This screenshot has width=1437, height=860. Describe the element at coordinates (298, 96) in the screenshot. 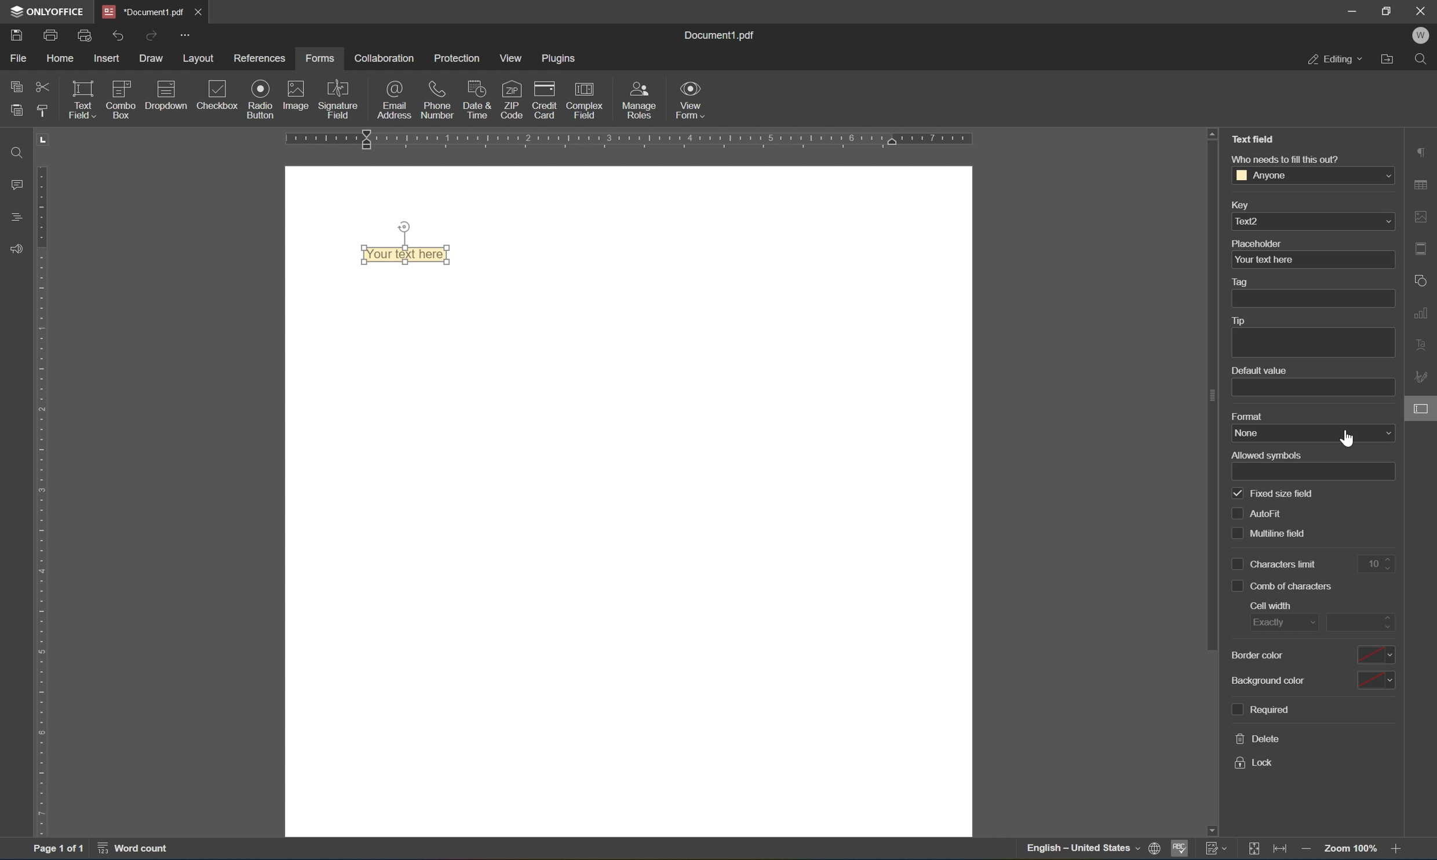

I see `image` at that location.